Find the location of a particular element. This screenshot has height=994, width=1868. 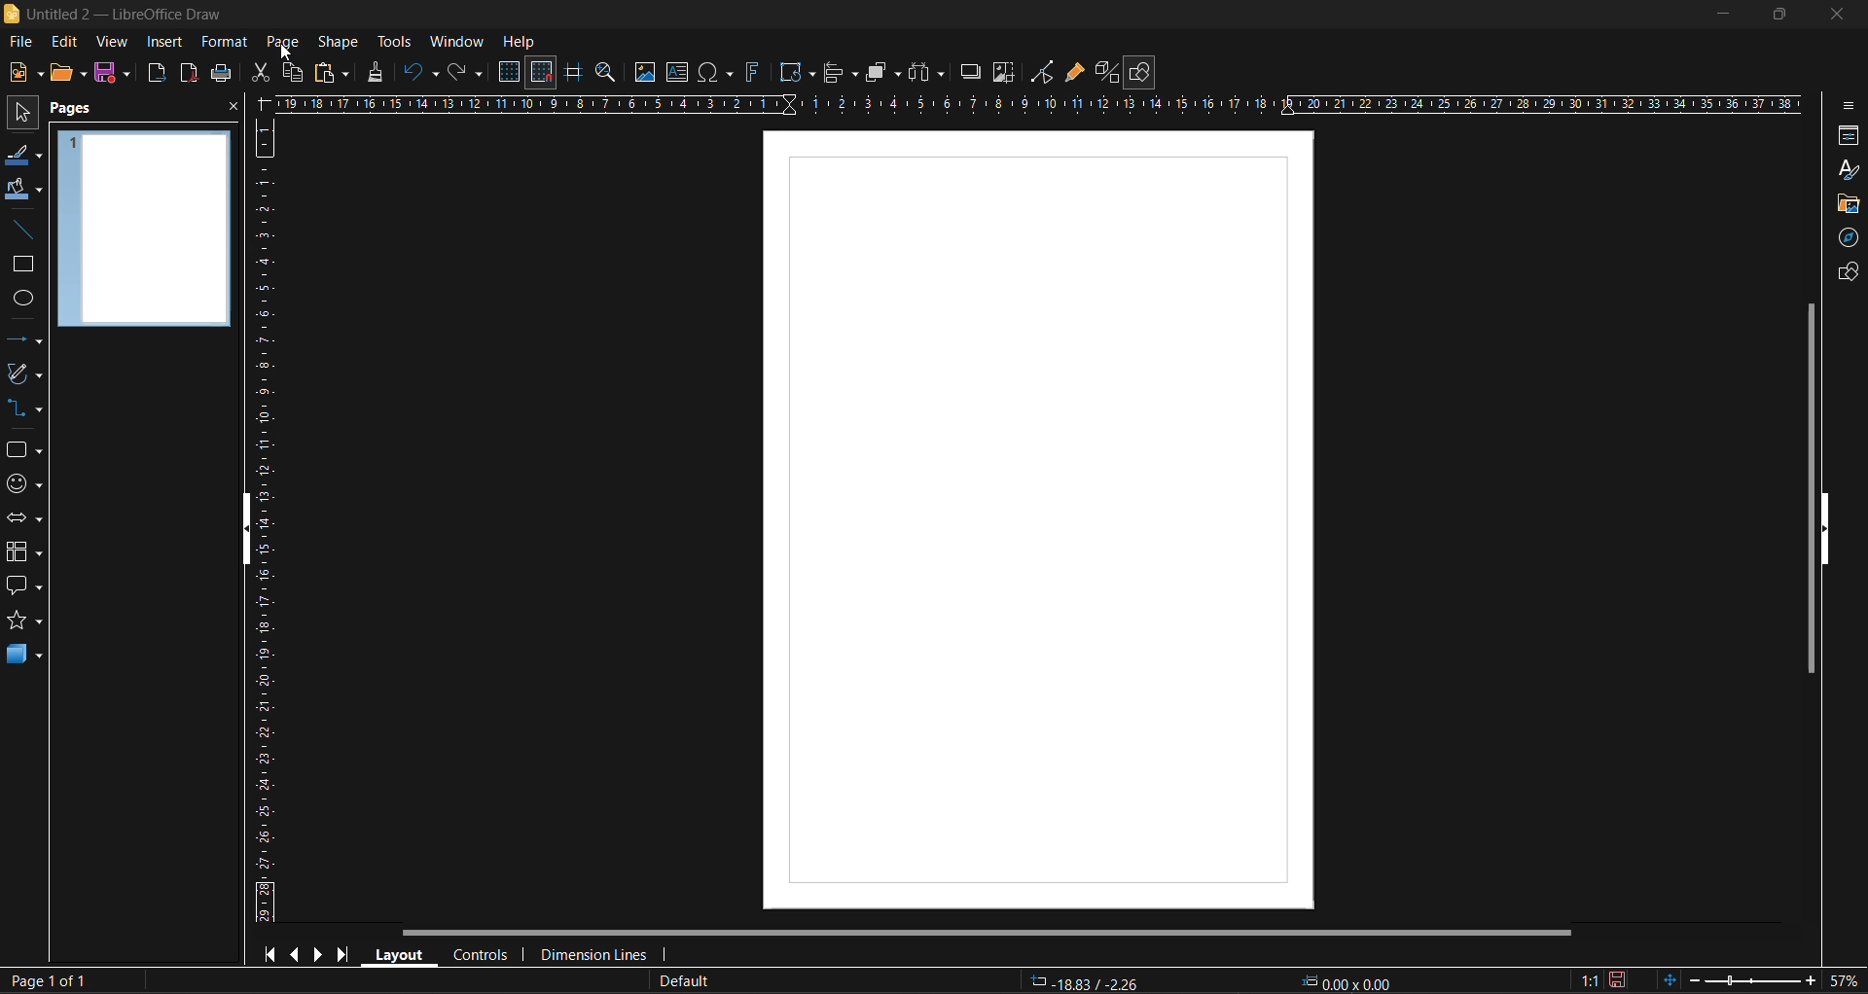

show gluepoint is located at coordinates (1077, 74).